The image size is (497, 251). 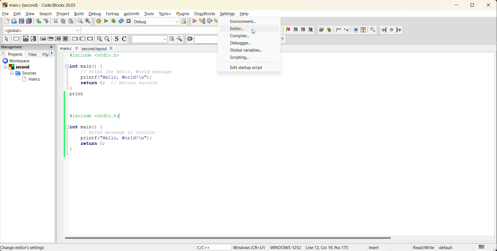 I want to click on run to cursor, so click(x=203, y=21).